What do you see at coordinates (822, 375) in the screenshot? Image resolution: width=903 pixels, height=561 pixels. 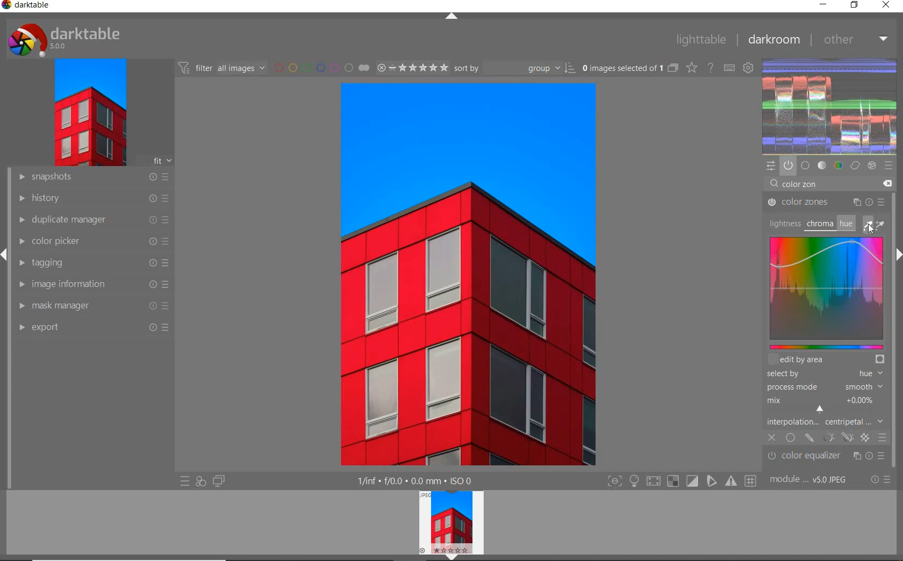 I see `SELECTED BY` at bounding box center [822, 375].